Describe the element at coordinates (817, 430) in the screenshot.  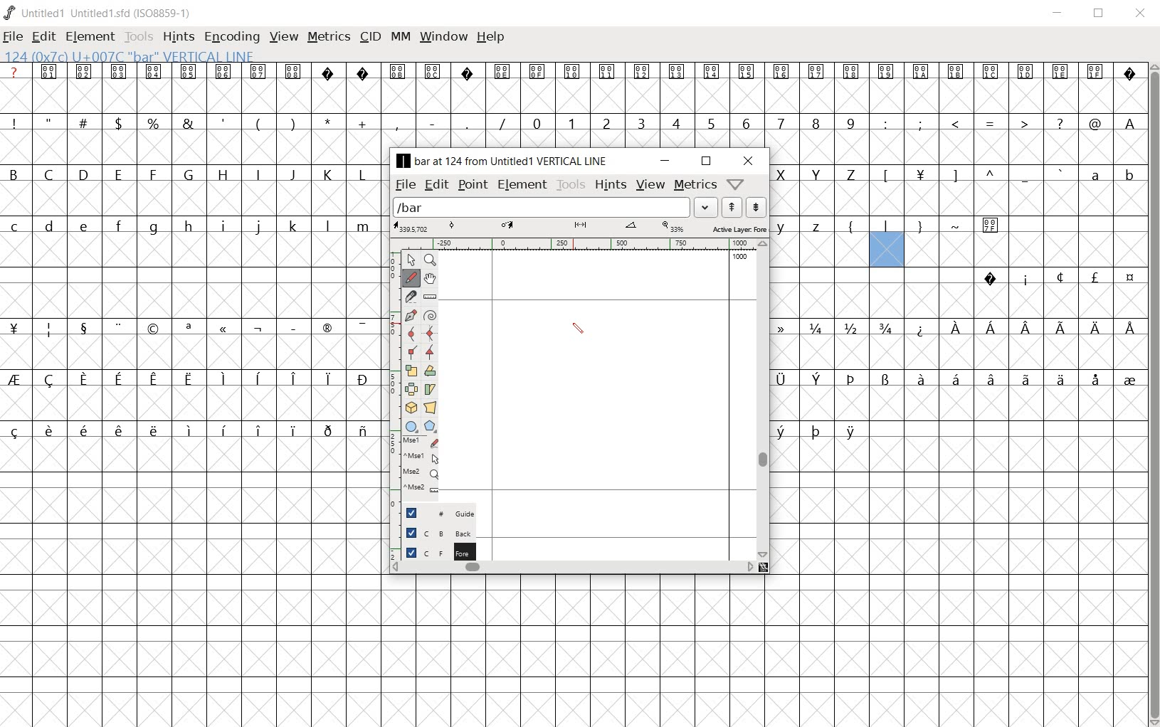
I see `special letters` at that location.